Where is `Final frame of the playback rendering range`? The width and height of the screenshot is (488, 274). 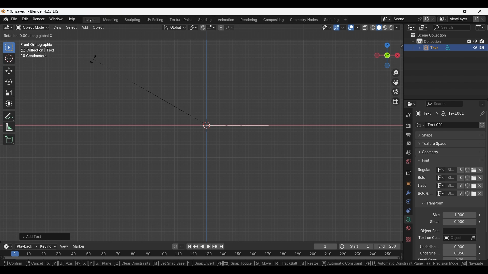
Final frame of the playback rendering range is located at coordinates (373, 247).